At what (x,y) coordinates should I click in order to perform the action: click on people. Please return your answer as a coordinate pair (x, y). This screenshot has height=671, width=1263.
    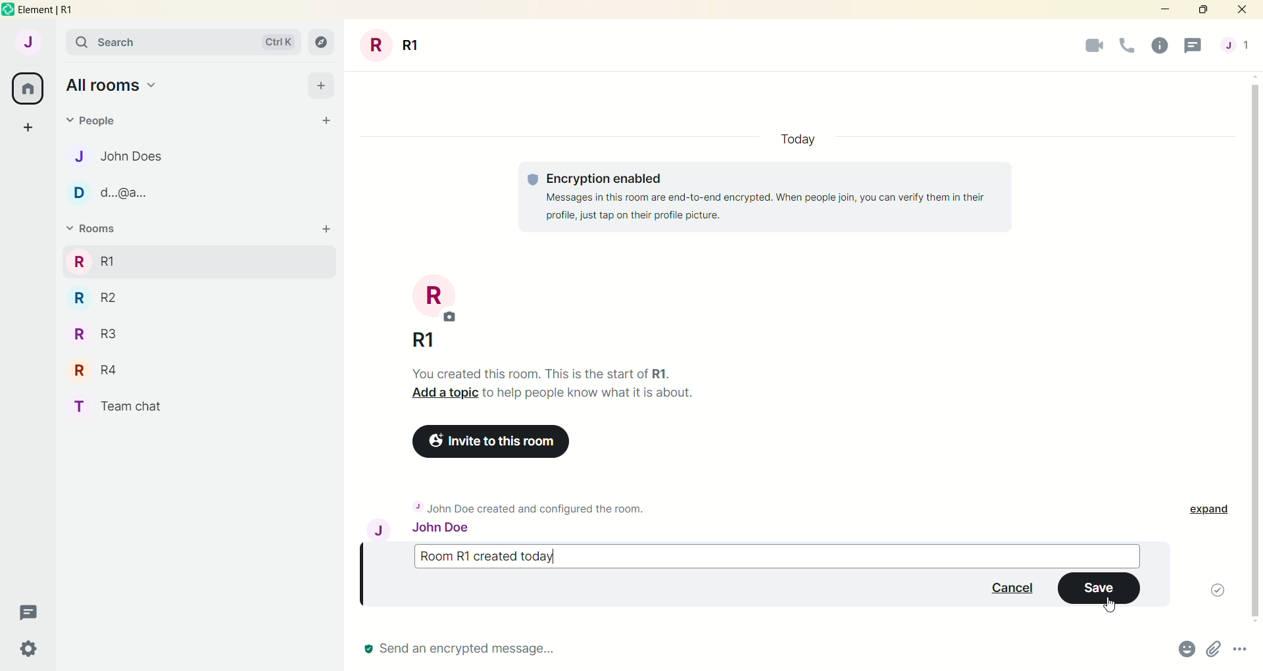
    Looking at the image, I should click on (94, 124).